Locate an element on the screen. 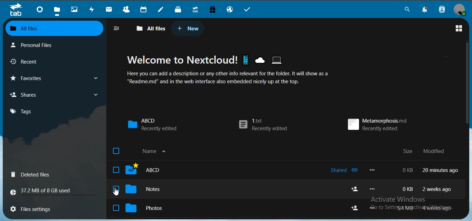 This screenshot has height=221, width=472. tab is located at coordinates (16, 10).